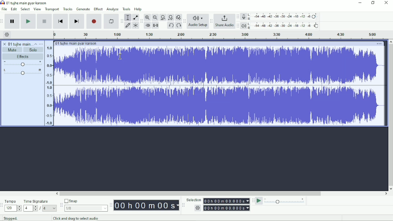  I want to click on Enable looping, so click(111, 21).